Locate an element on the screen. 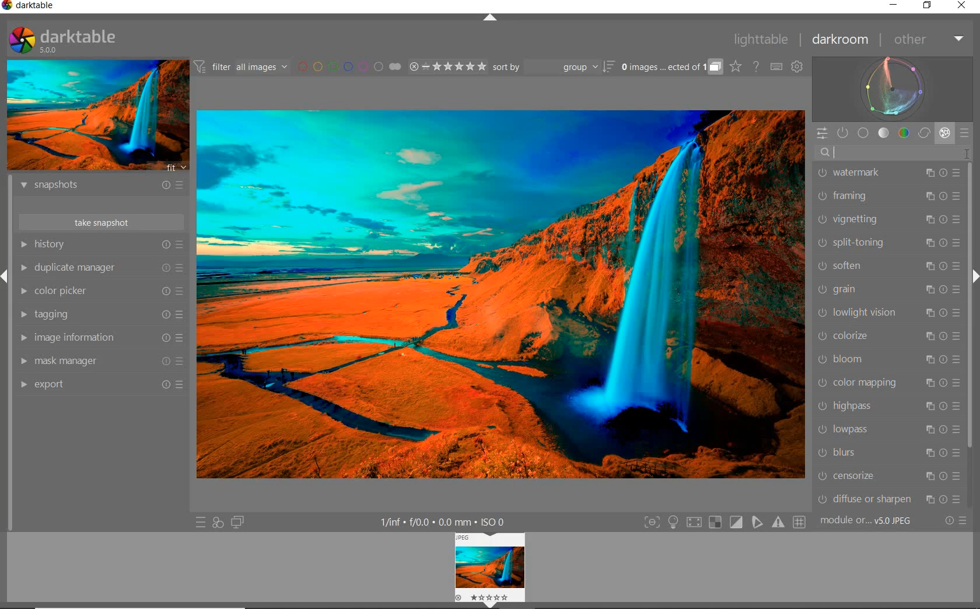  framing is located at coordinates (890, 197).